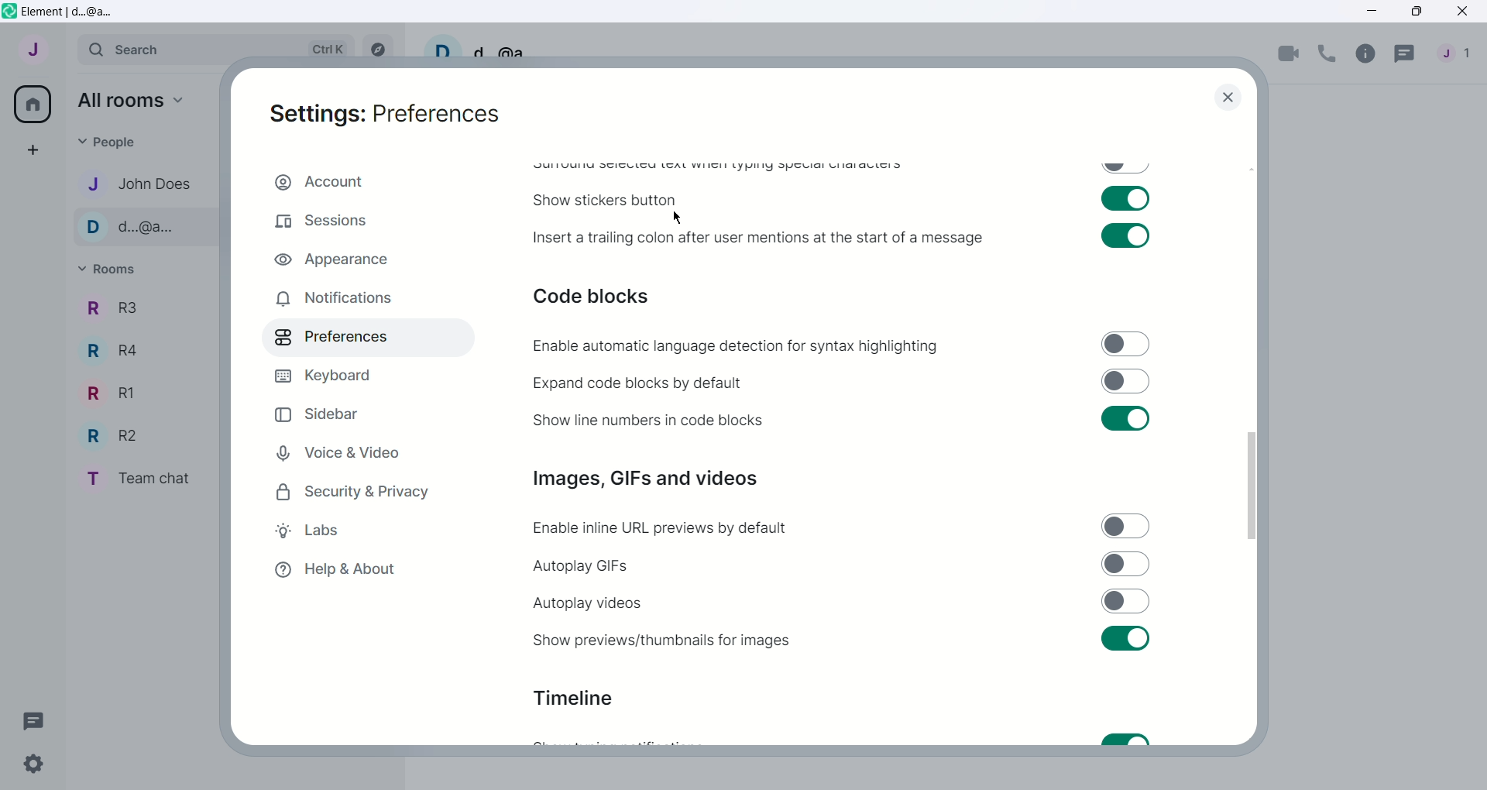 The image size is (1487, 790). What do you see at coordinates (118, 352) in the screenshot?
I see `R4 - Room Name` at bounding box center [118, 352].